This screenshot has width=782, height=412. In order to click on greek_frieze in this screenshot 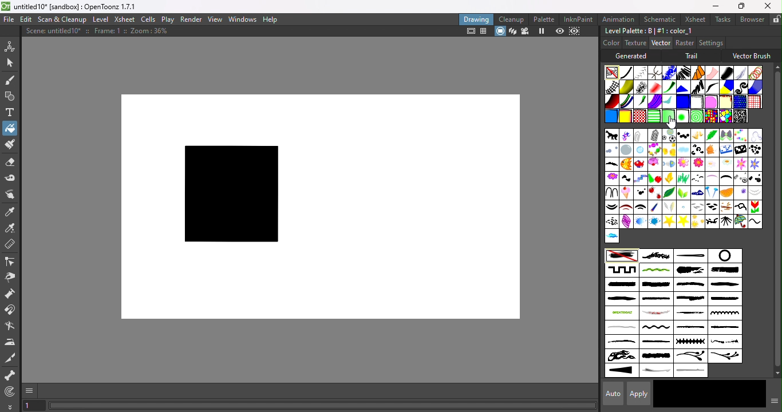, I will do `click(622, 270)`.